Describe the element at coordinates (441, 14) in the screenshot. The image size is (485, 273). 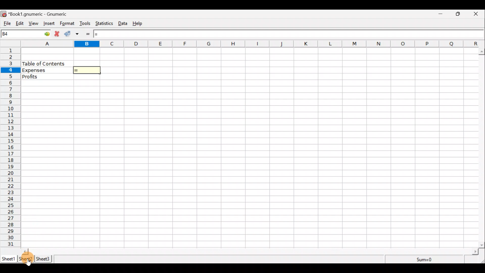
I see `Minimize` at that location.